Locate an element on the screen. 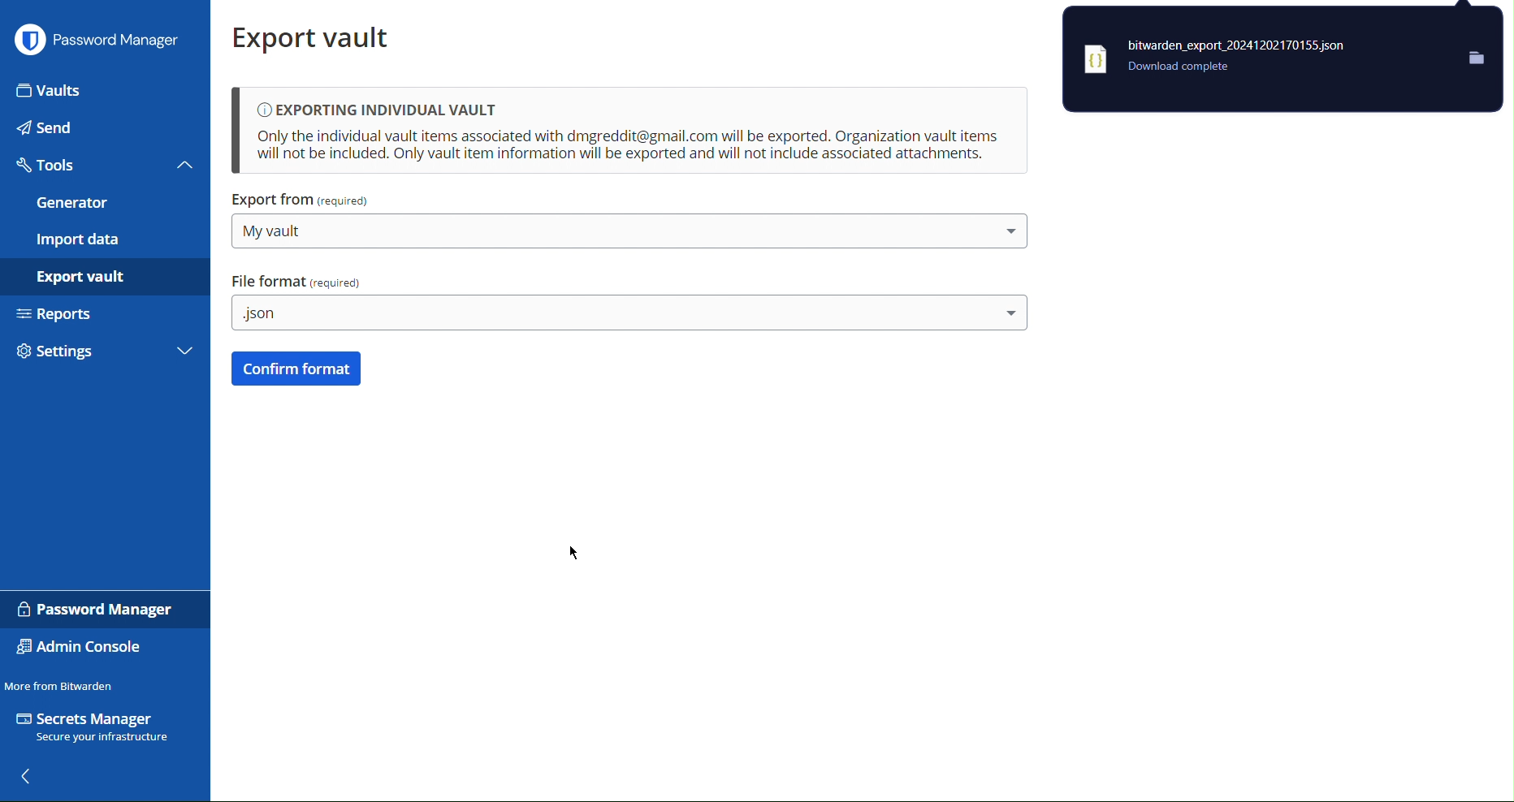  Export vault is located at coordinates (314, 36).